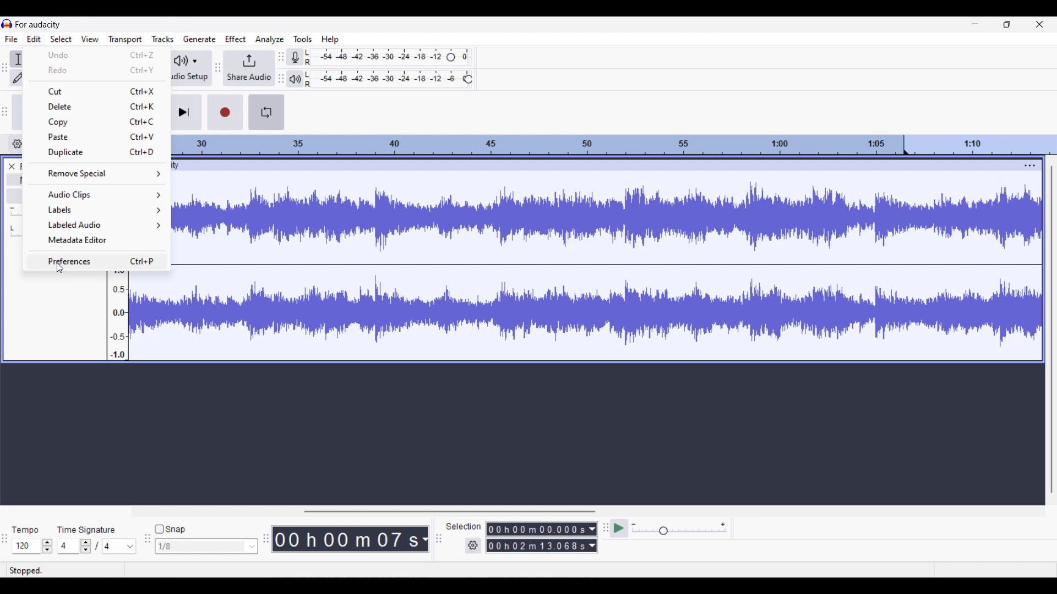  What do you see at coordinates (32, 546) in the screenshot?
I see `Tempo settings` at bounding box center [32, 546].